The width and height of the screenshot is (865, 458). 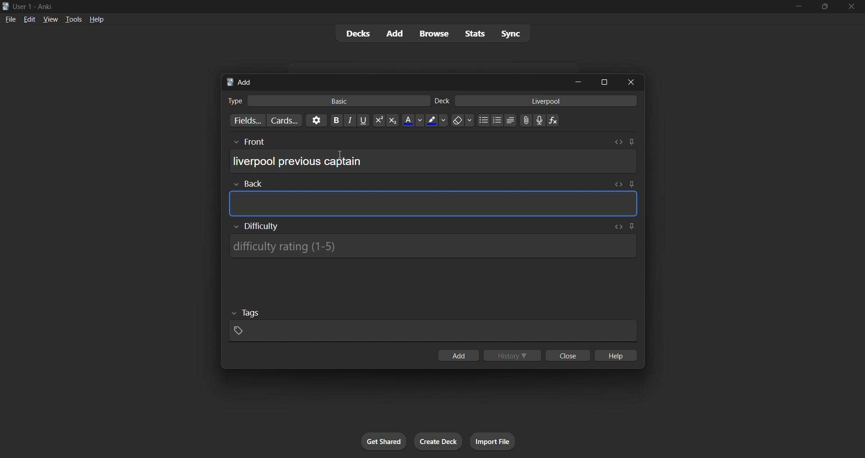 What do you see at coordinates (525, 121) in the screenshot?
I see `link` at bounding box center [525, 121].